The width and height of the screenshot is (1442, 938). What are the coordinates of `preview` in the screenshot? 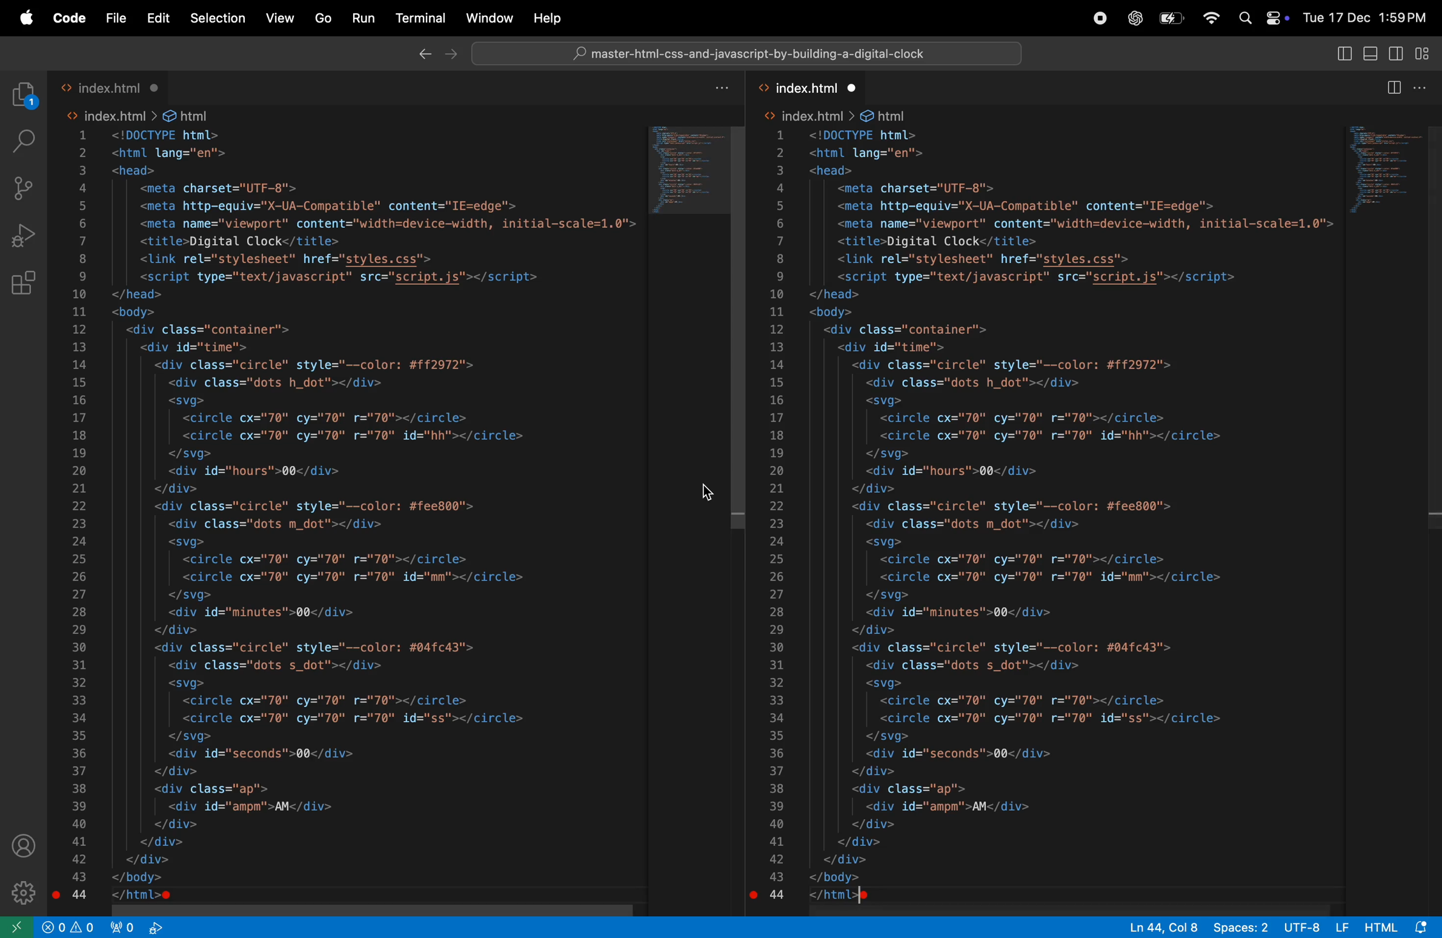 It's located at (1385, 167).